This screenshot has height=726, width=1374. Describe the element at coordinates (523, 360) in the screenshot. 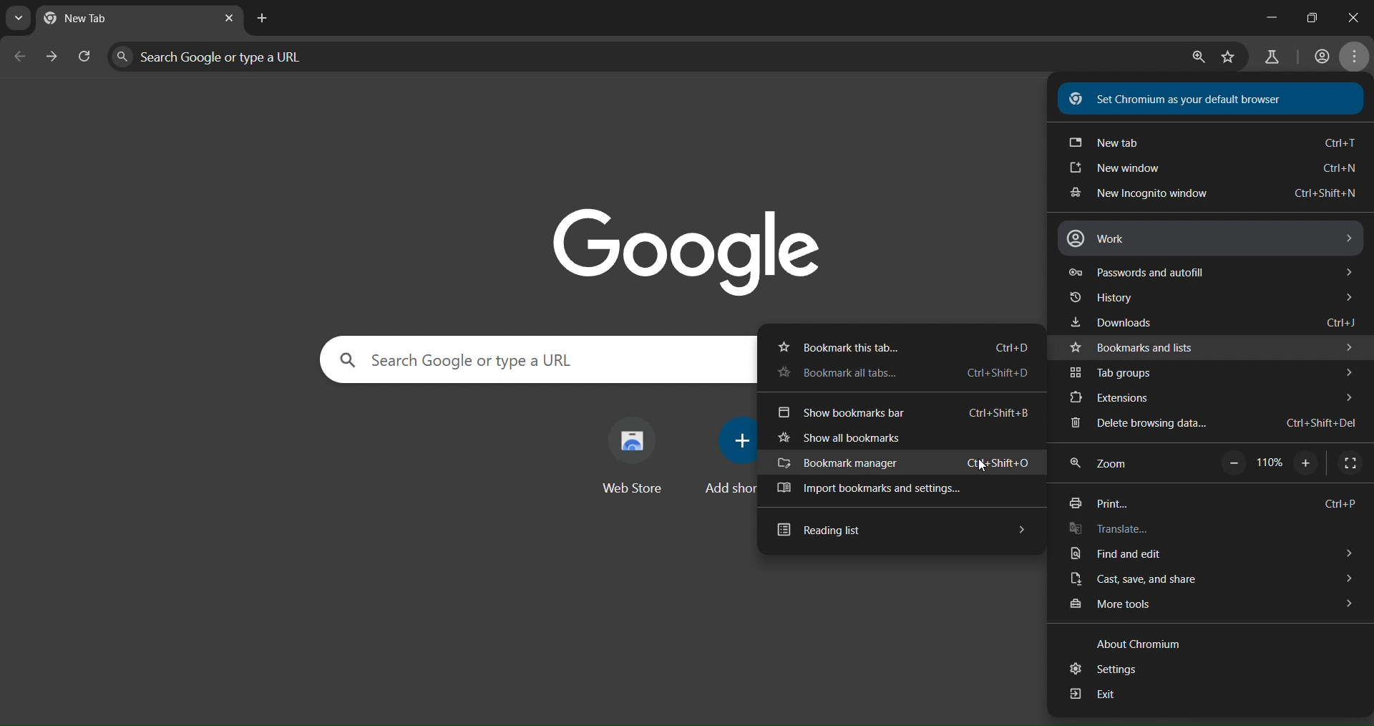

I see `search panel` at that location.